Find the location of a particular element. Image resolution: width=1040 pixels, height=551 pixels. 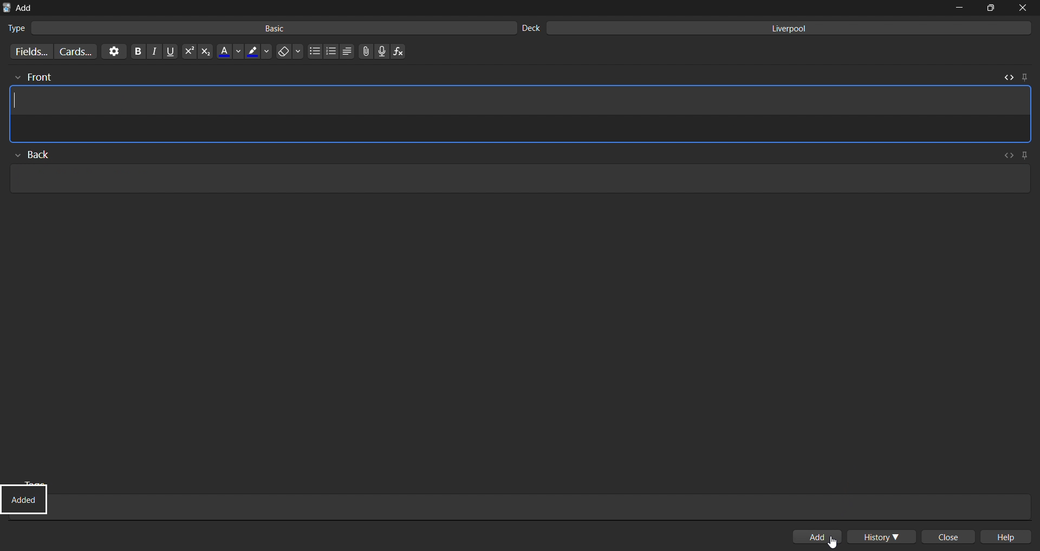

insert function is located at coordinates (401, 51).